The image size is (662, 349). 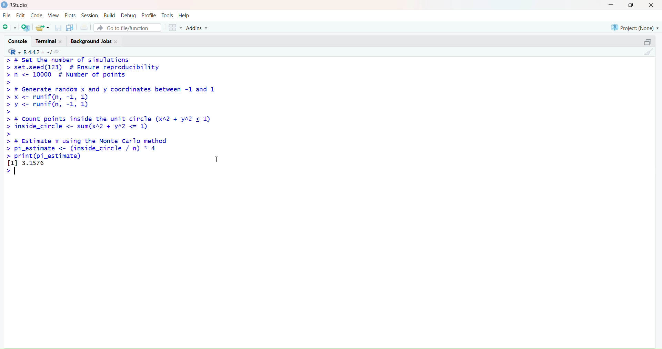 What do you see at coordinates (8, 15) in the screenshot?
I see `File` at bounding box center [8, 15].